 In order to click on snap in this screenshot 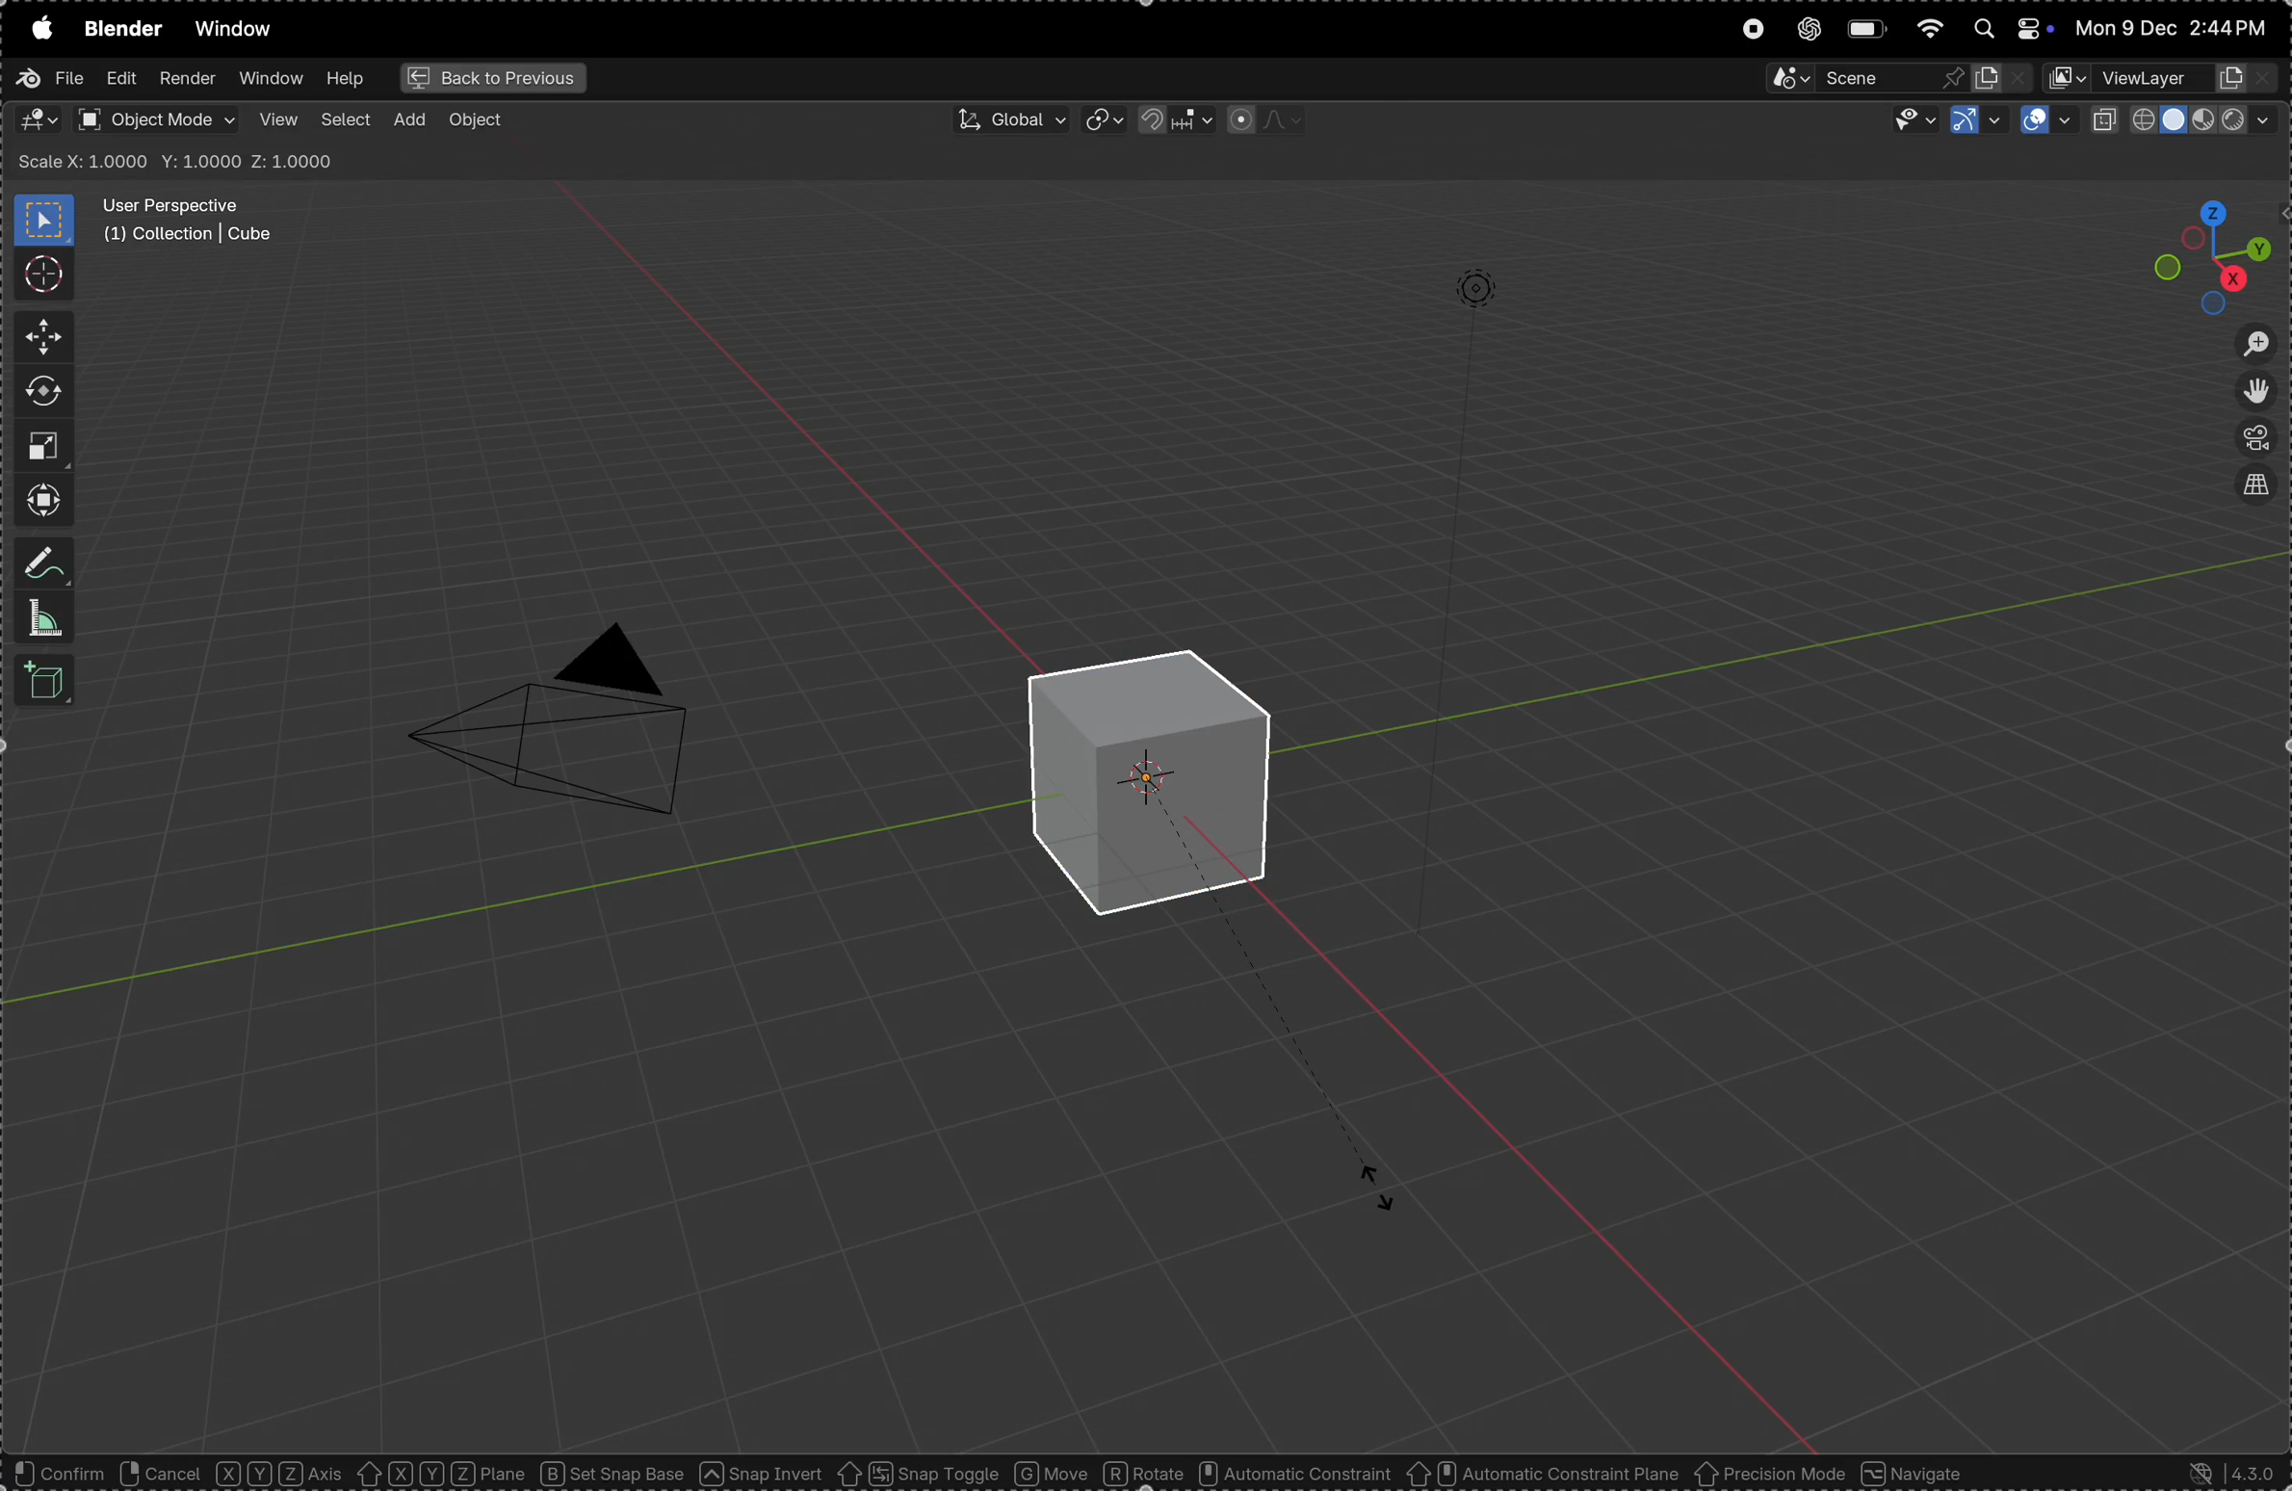, I will do `click(1168, 120)`.